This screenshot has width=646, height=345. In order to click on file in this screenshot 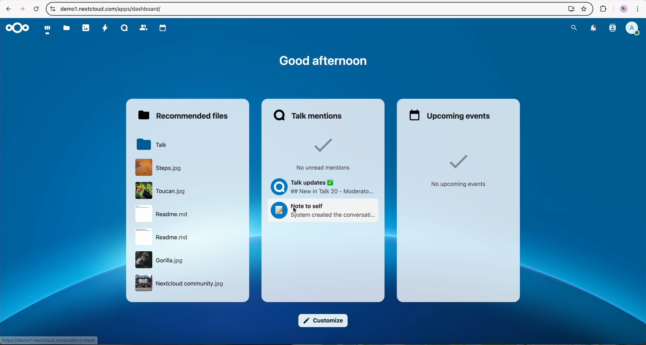, I will do `click(181, 283)`.